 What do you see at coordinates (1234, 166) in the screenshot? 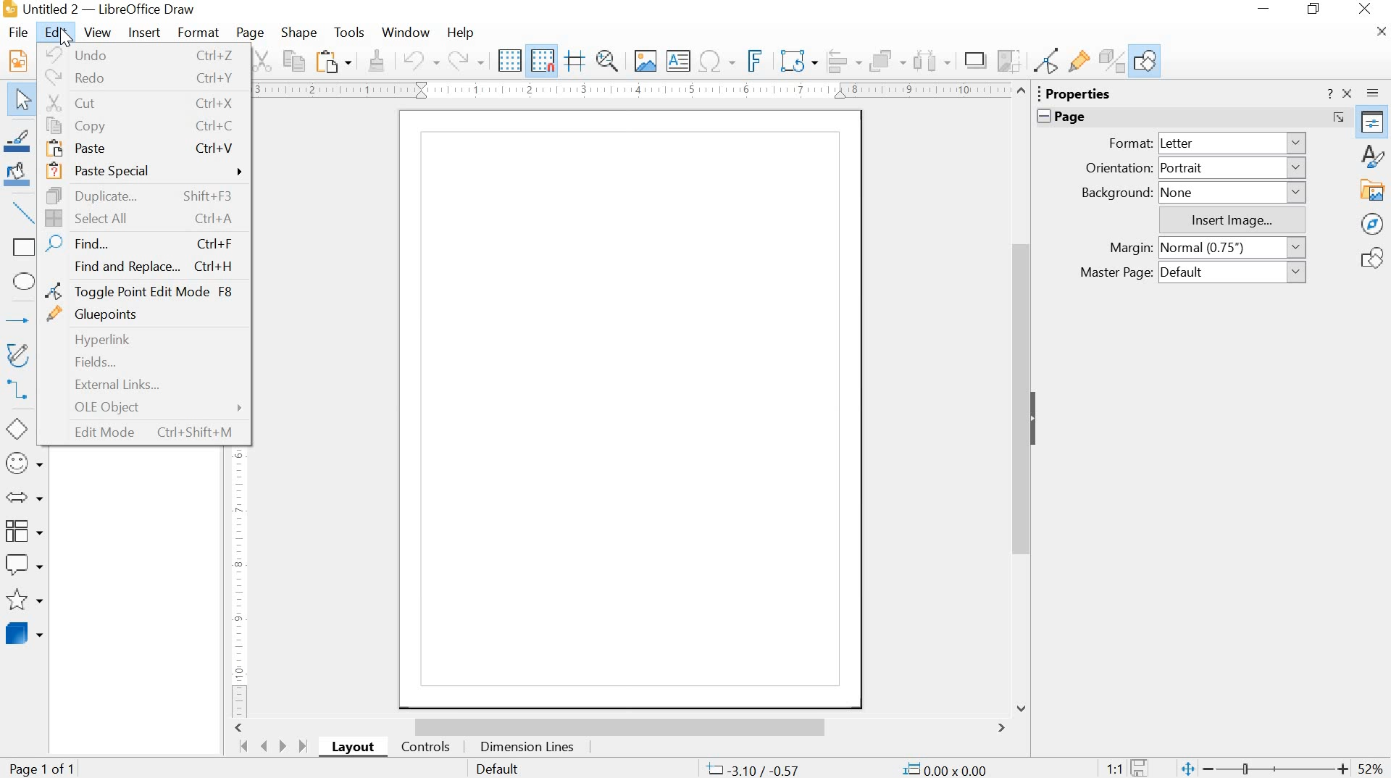
I see `Portrait` at bounding box center [1234, 166].